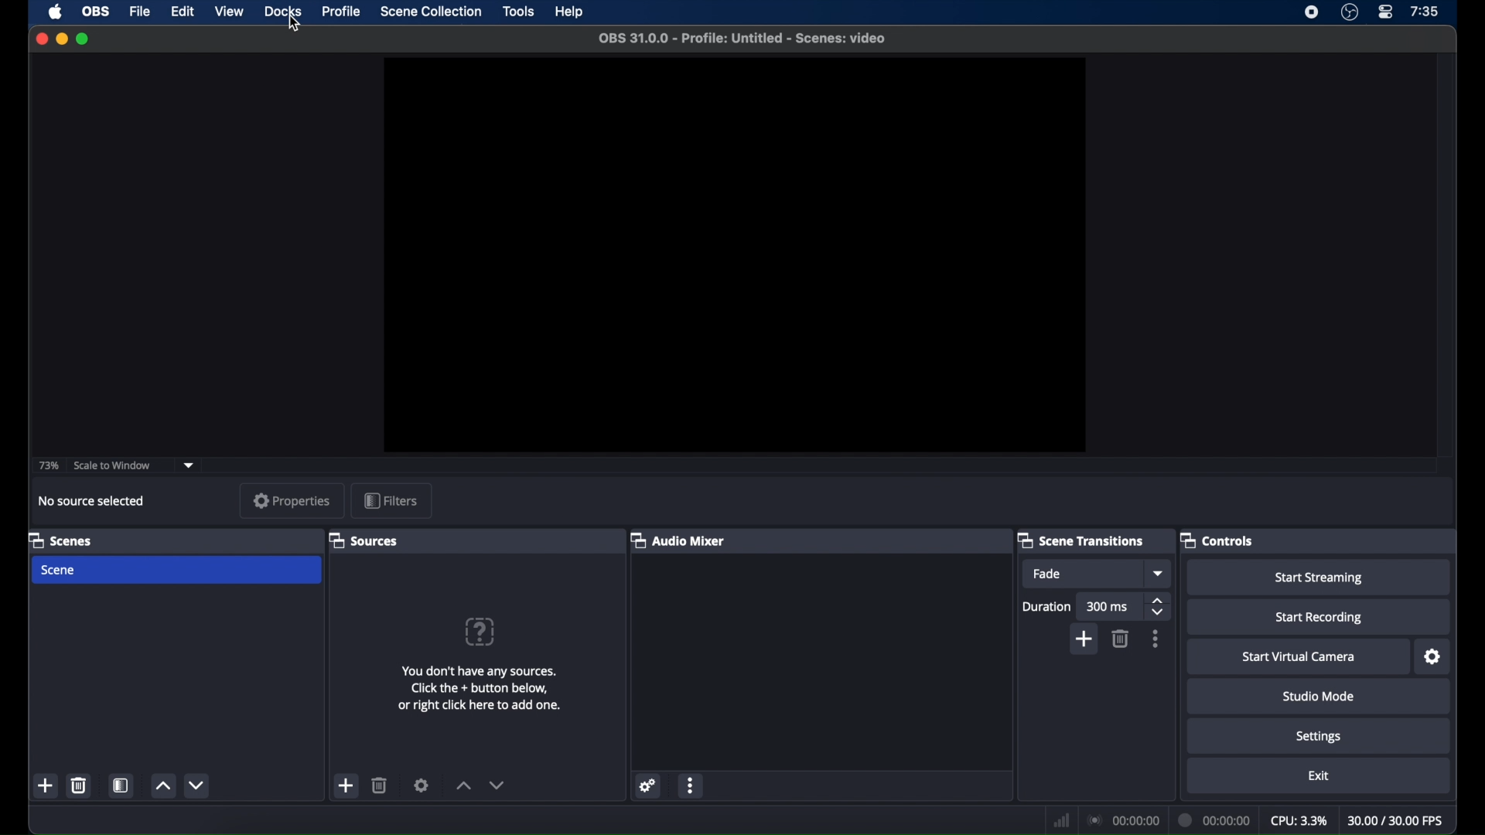 The image size is (1485, 835). What do you see at coordinates (1121, 639) in the screenshot?
I see `delete` at bounding box center [1121, 639].